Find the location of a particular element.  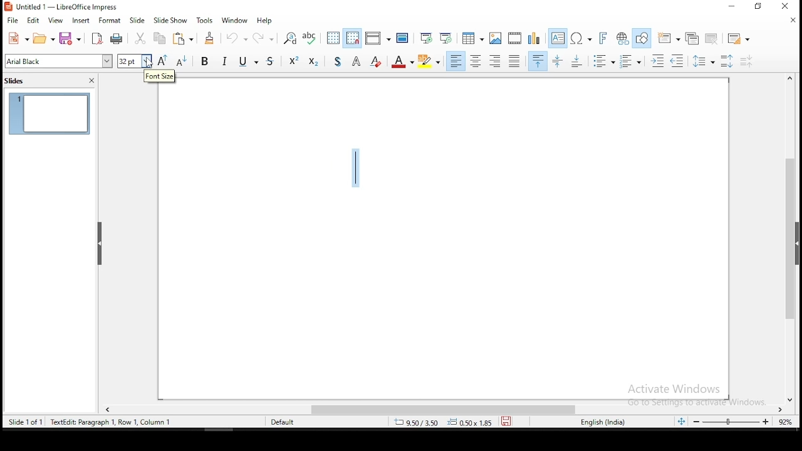

Text Cursor is located at coordinates (355, 166).